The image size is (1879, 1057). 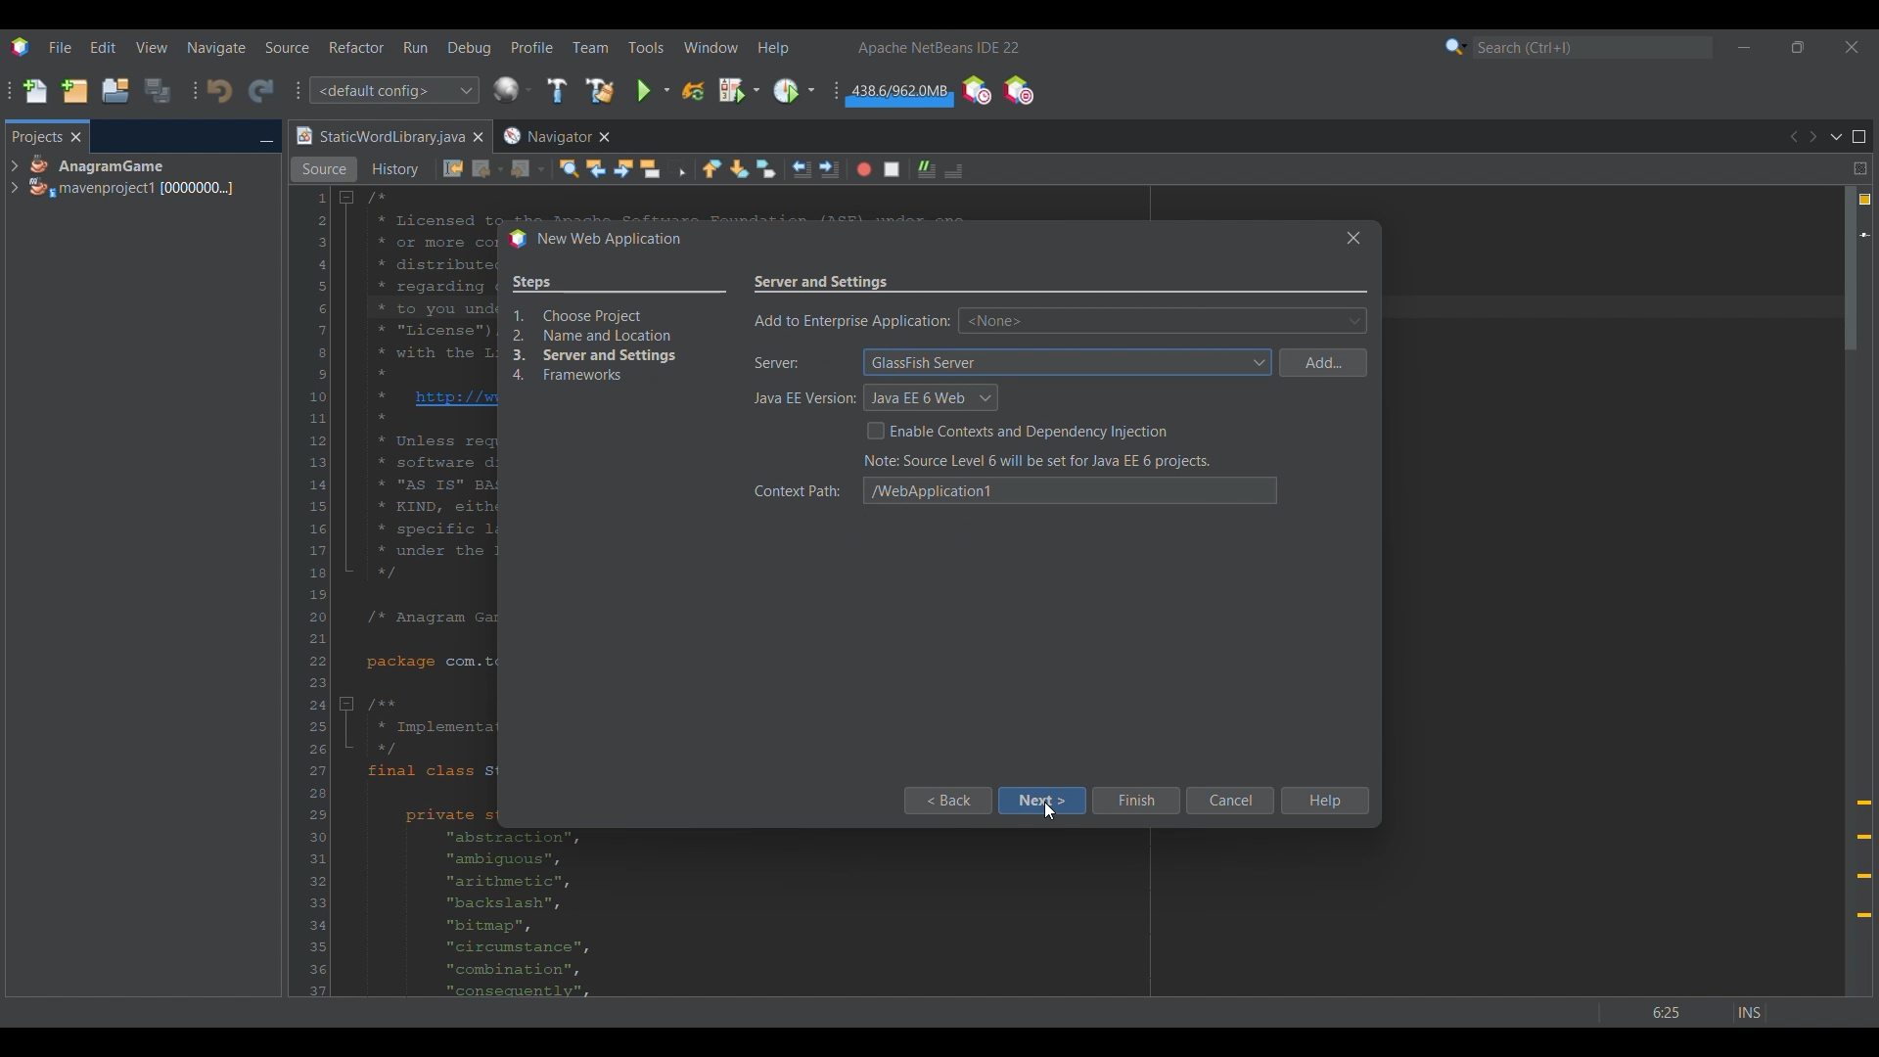 I want to click on Next highlighted by cursor, so click(x=1042, y=801).